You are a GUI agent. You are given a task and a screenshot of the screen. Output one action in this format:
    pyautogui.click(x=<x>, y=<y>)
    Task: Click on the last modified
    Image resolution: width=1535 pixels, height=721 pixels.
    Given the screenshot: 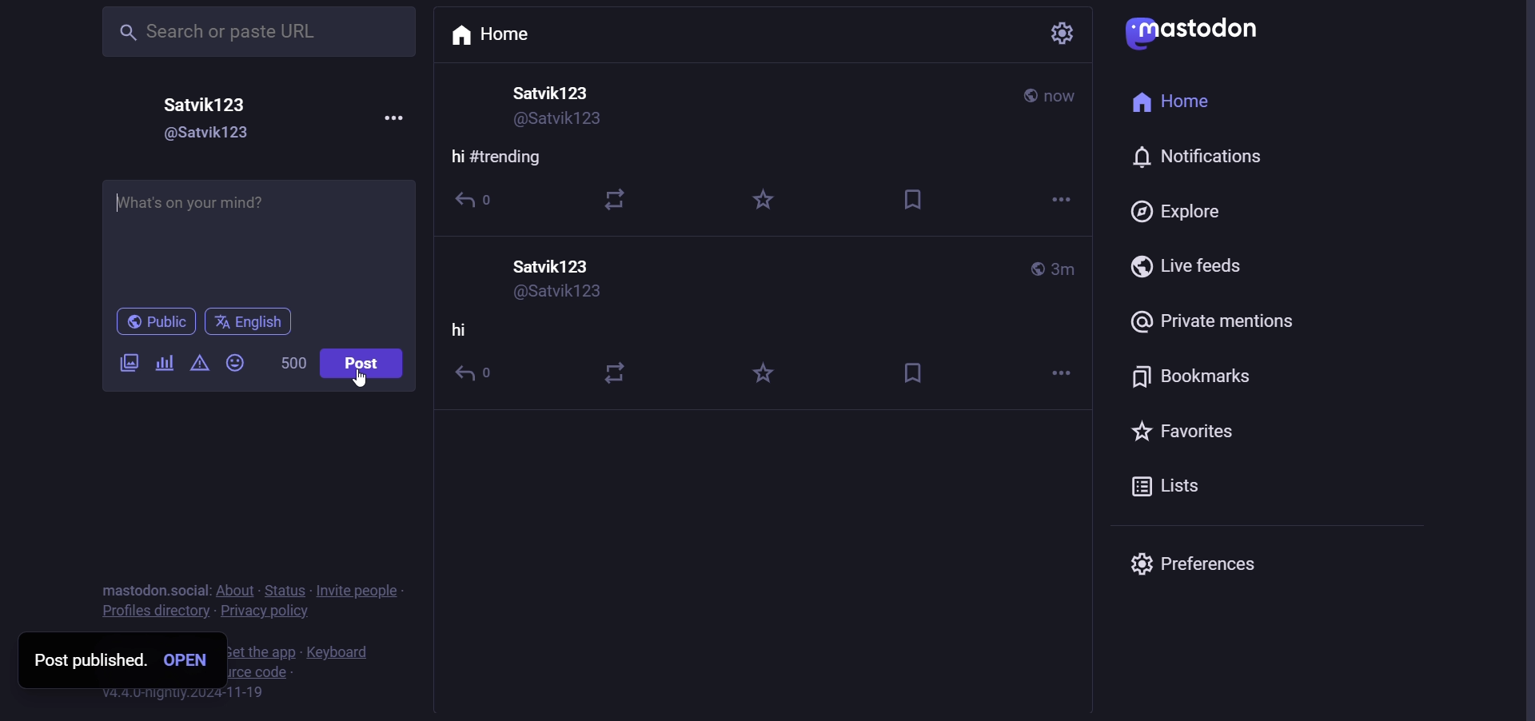 What is the action you would take?
    pyautogui.click(x=1063, y=97)
    